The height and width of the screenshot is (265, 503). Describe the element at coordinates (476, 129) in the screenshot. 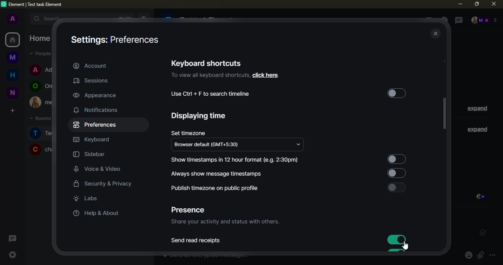

I see `expand` at that location.